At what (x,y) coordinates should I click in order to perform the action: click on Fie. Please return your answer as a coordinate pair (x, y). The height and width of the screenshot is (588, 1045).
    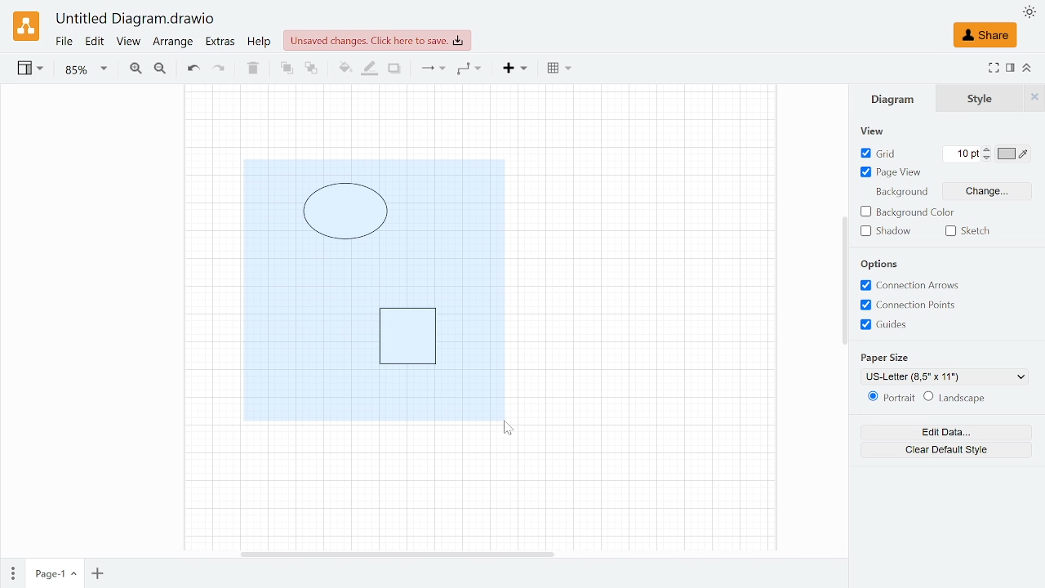
    Looking at the image, I should click on (64, 42).